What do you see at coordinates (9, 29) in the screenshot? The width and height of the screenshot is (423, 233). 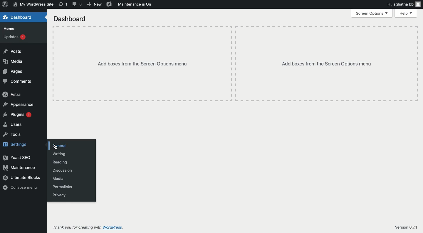 I see `Home` at bounding box center [9, 29].